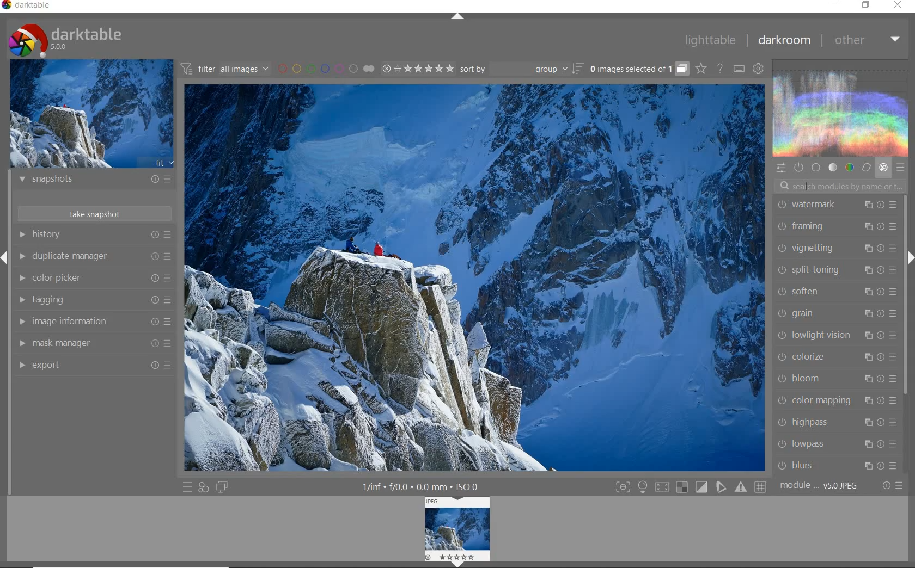 Image resolution: width=915 pixels, height=568 pixels. Describe the element at coordinates (93, 365) in the screenshot. I see `export` at that location.